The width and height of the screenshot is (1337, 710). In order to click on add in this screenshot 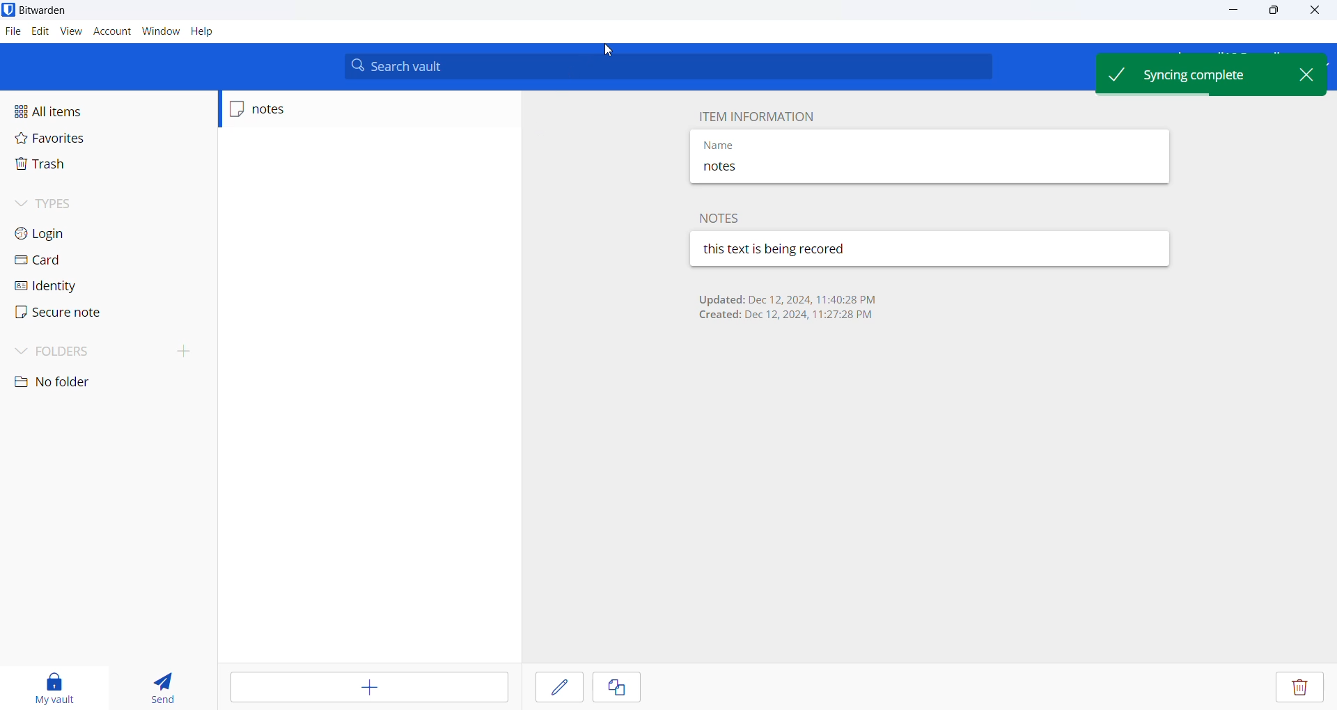, I will do `click(371, 688)`.